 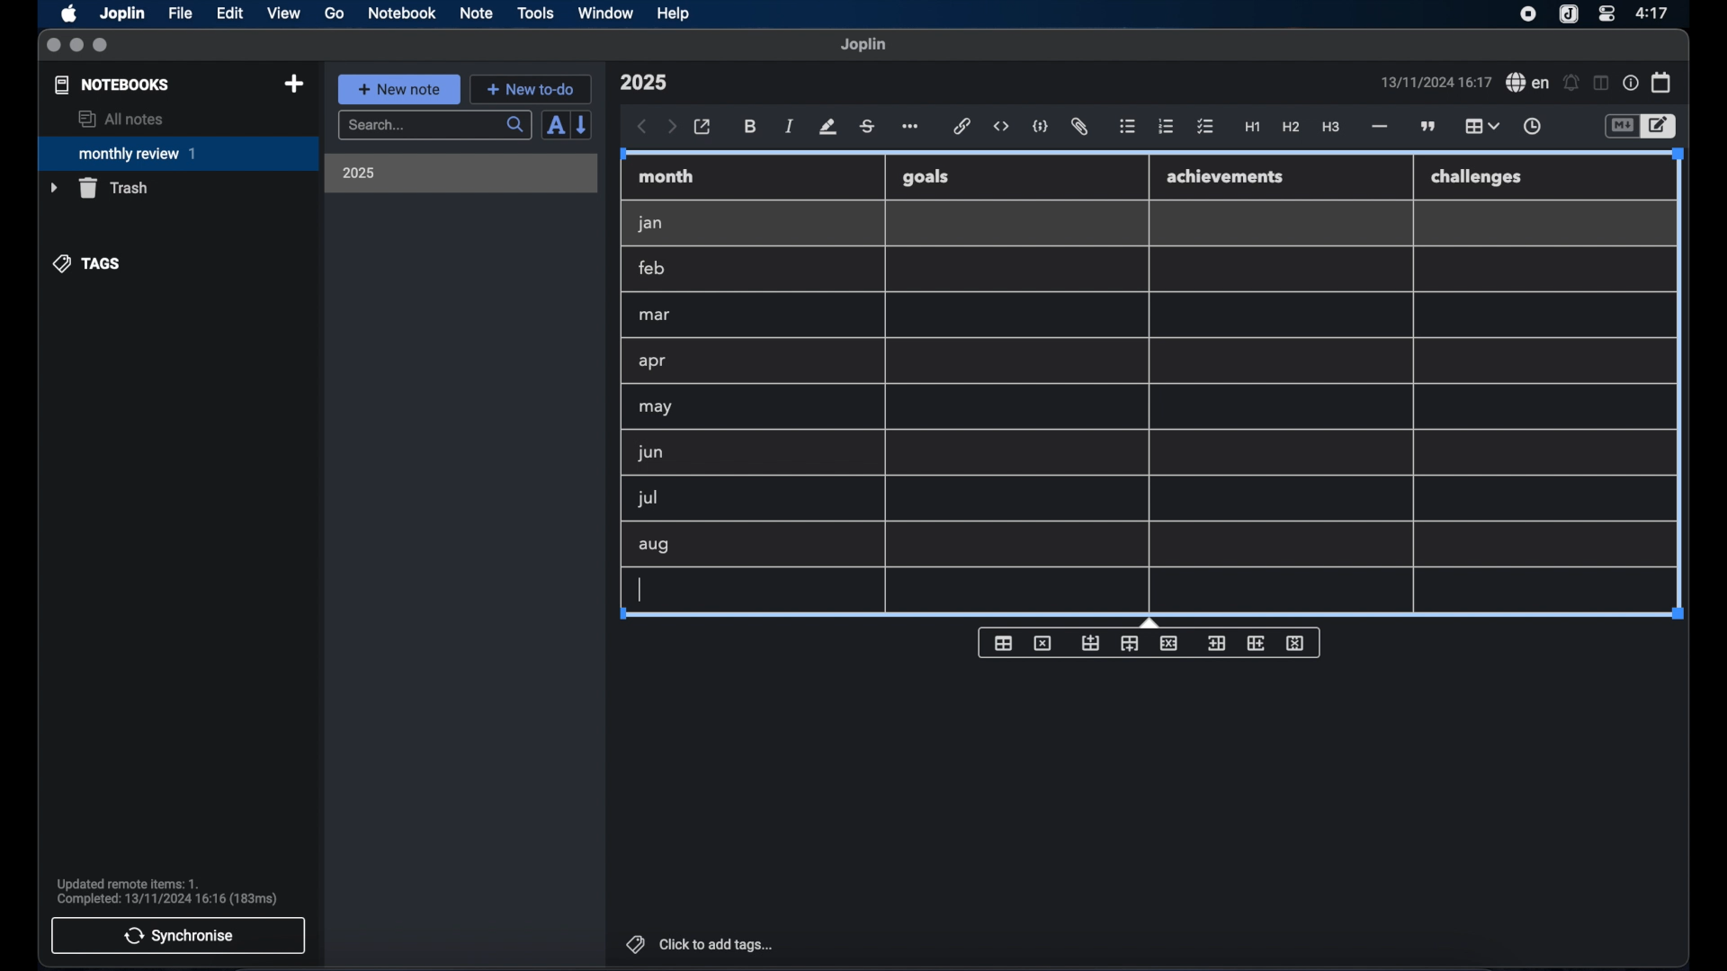 I want to click on note, so click(x=477, y=13).